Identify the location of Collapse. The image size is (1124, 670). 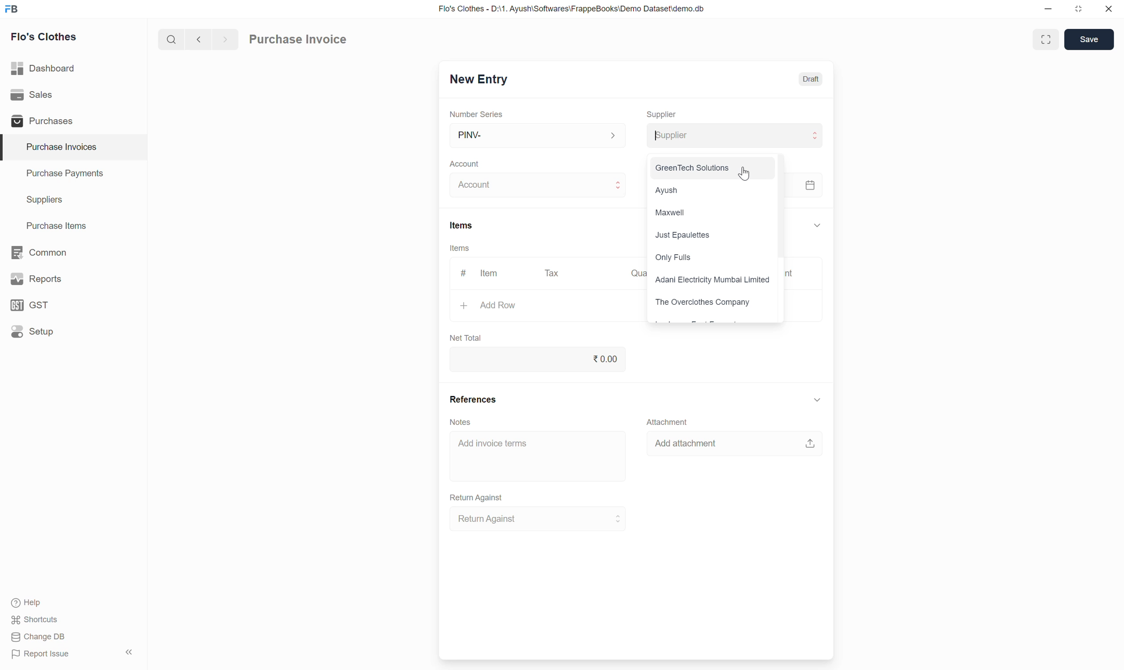
(818, 225).